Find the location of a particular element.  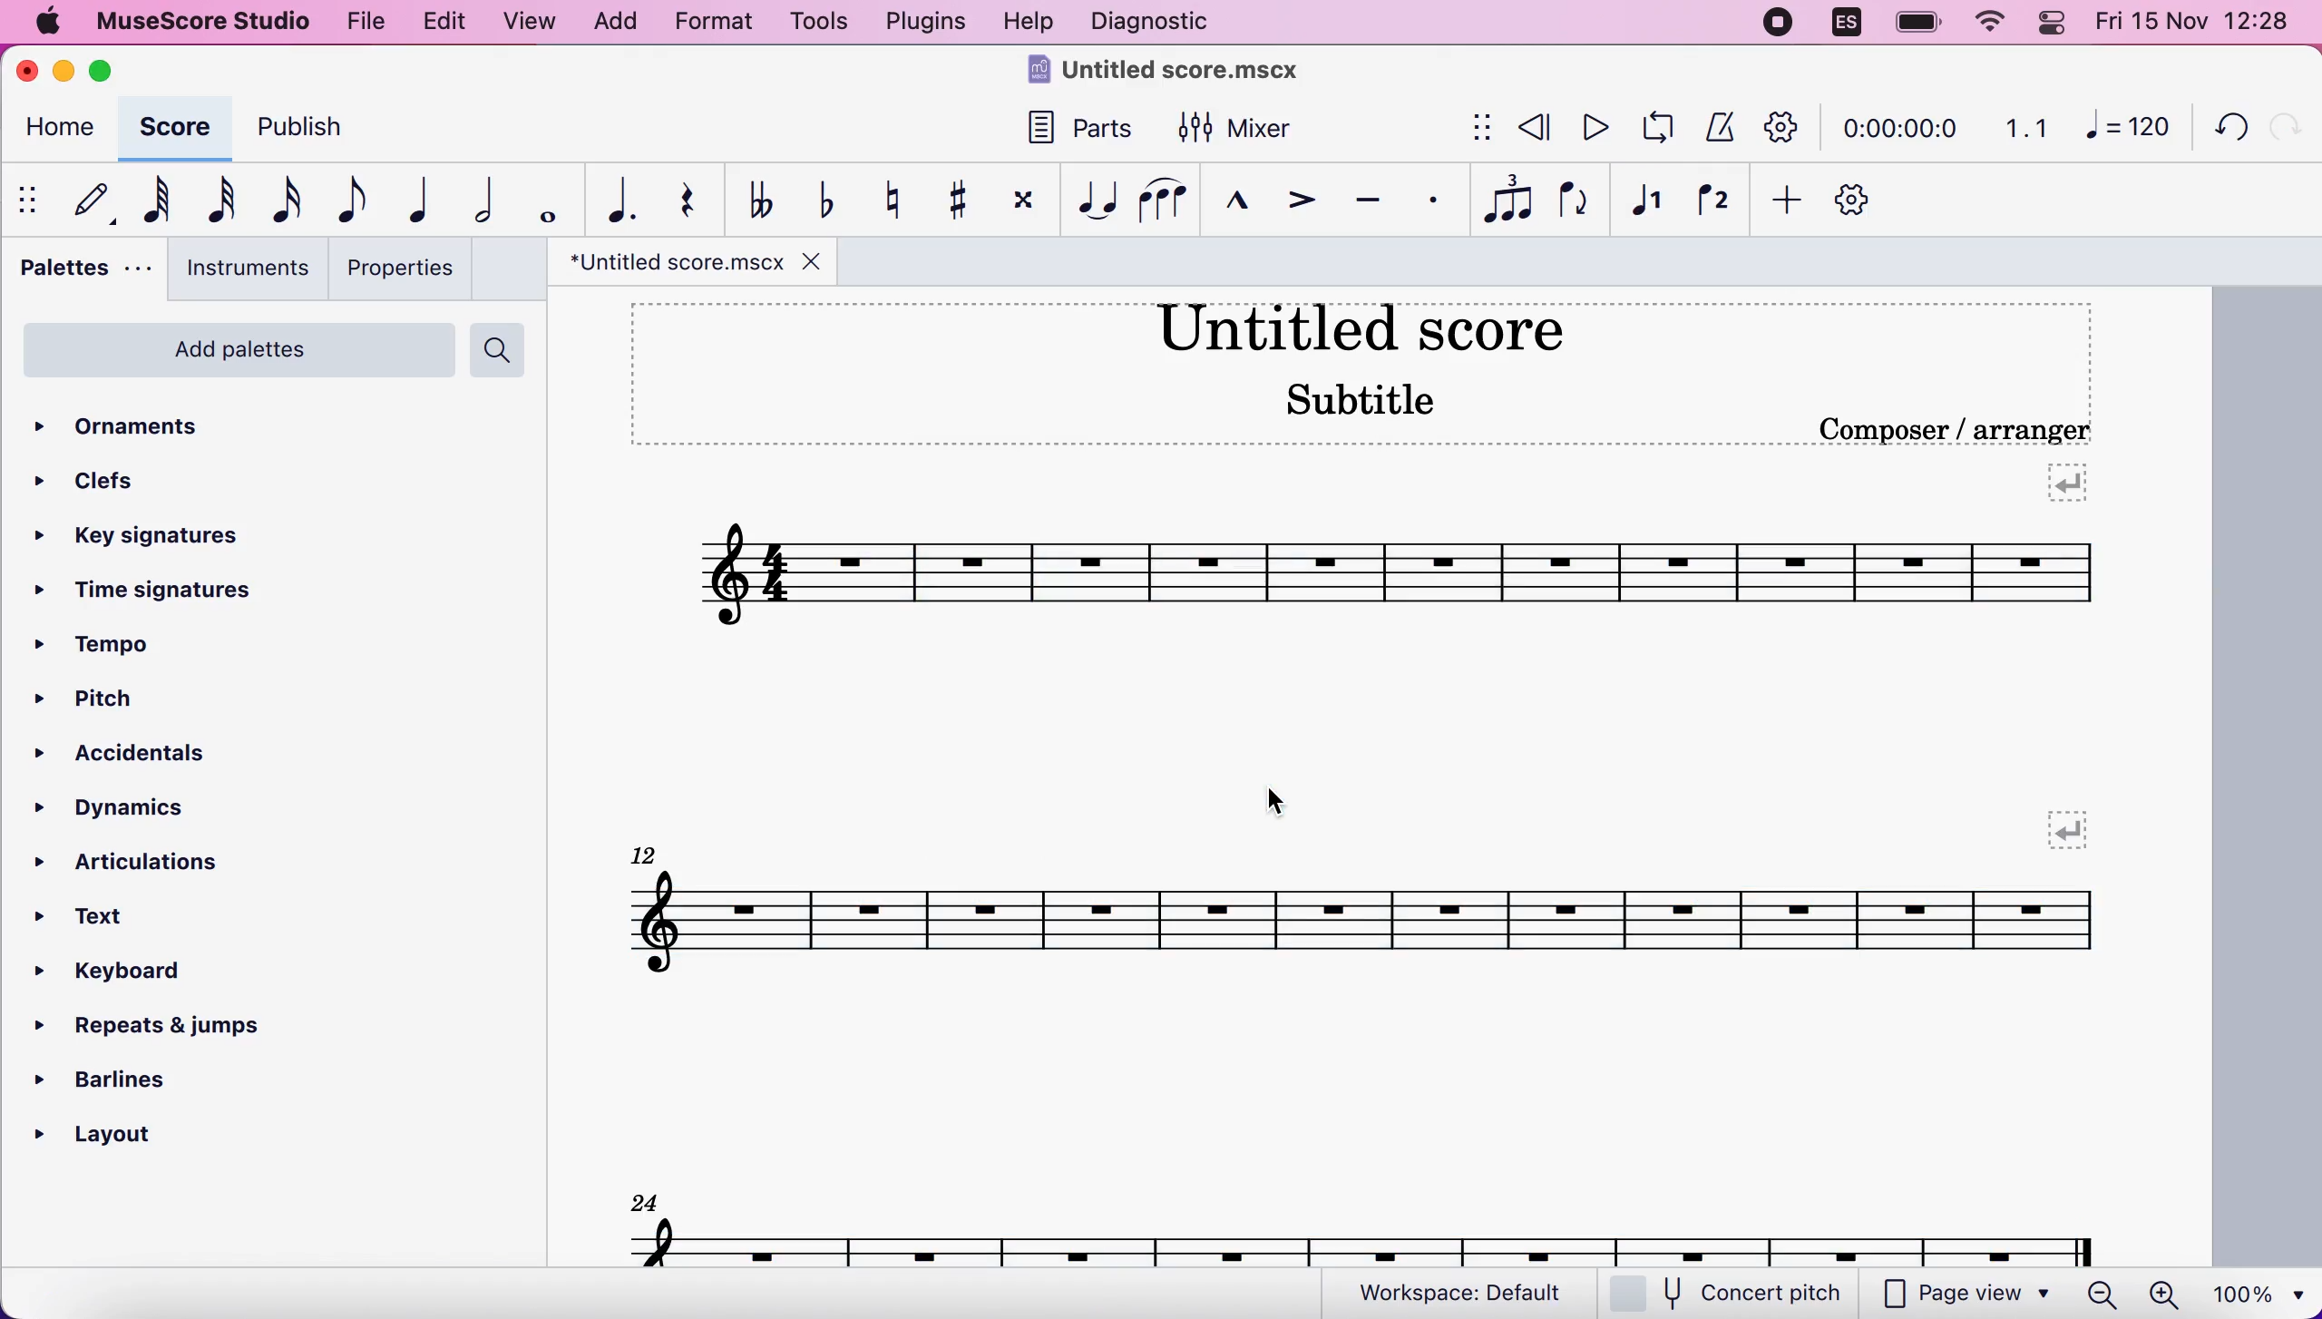

time is located at coordinates (1897, 131).